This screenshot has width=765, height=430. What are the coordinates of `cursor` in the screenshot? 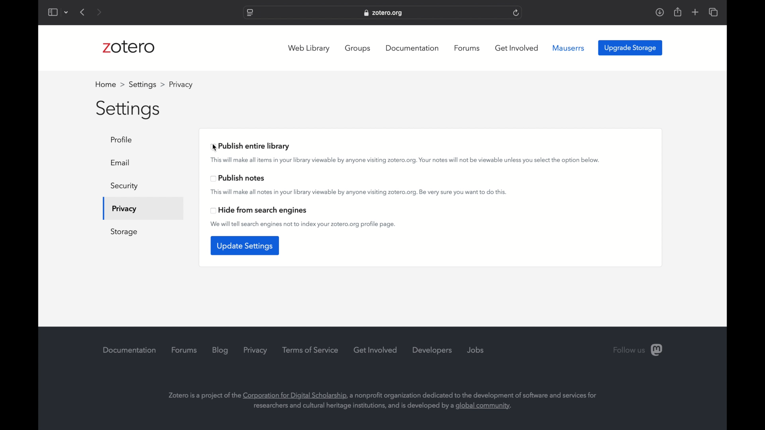 It's located at (214, 147).